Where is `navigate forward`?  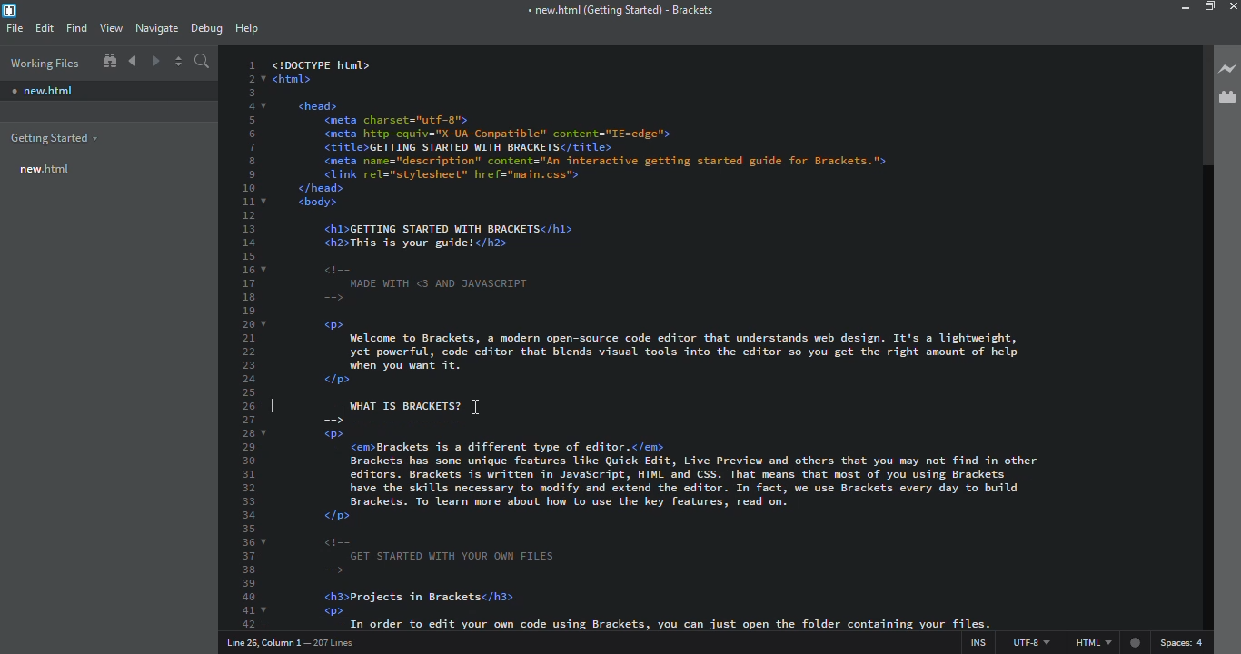
navigate forward is located at coordinates (155, 61).